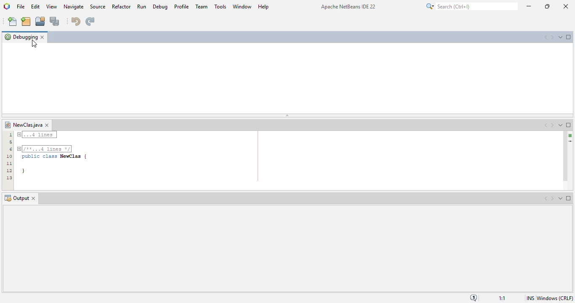  I want to click on output, so click(16, 198).